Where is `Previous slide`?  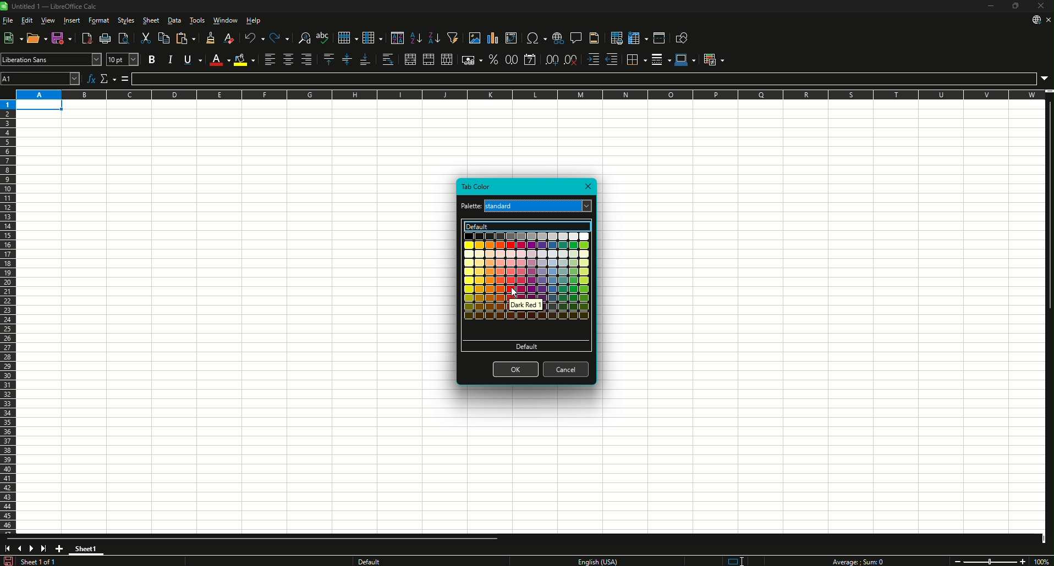
Previous slide is located at coordinates (18, 548).